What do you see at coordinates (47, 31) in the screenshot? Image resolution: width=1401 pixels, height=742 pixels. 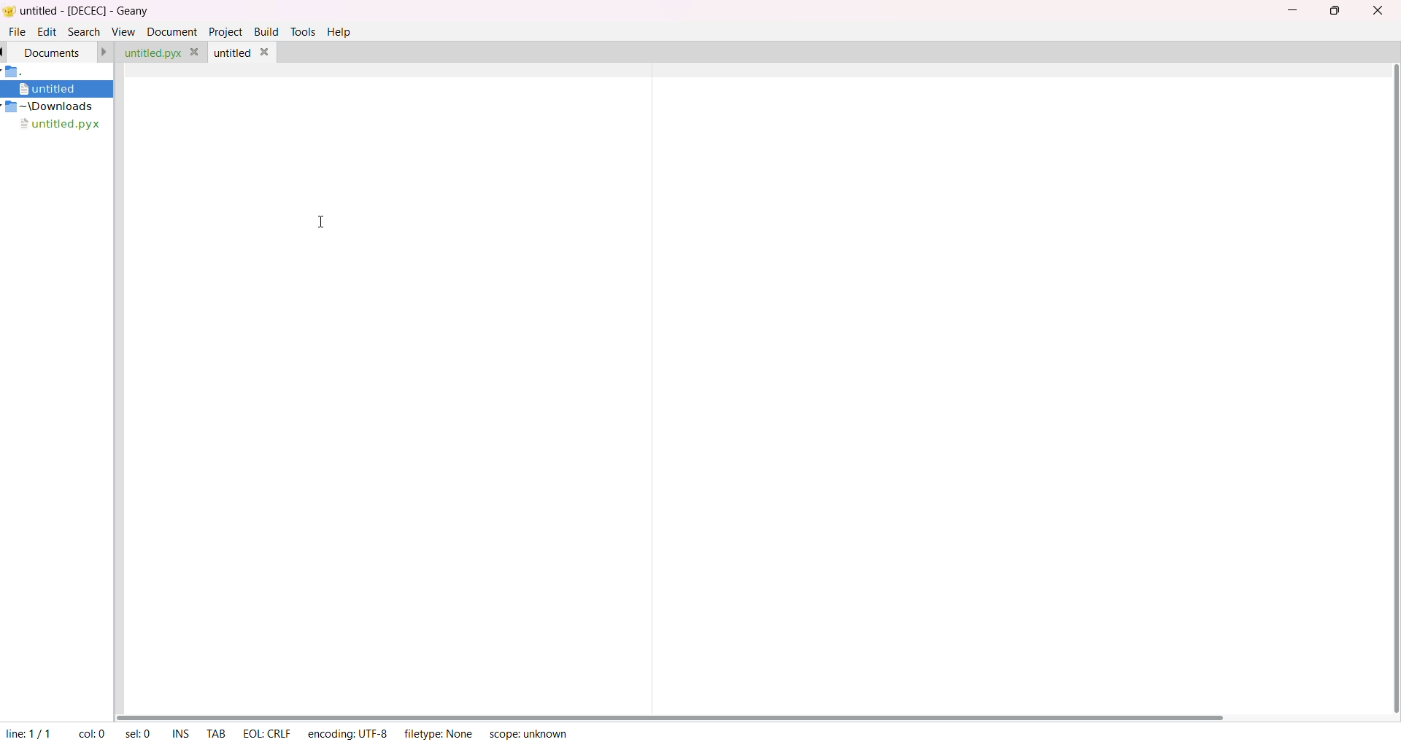 I see `edit` at bounding box center [47, 31].